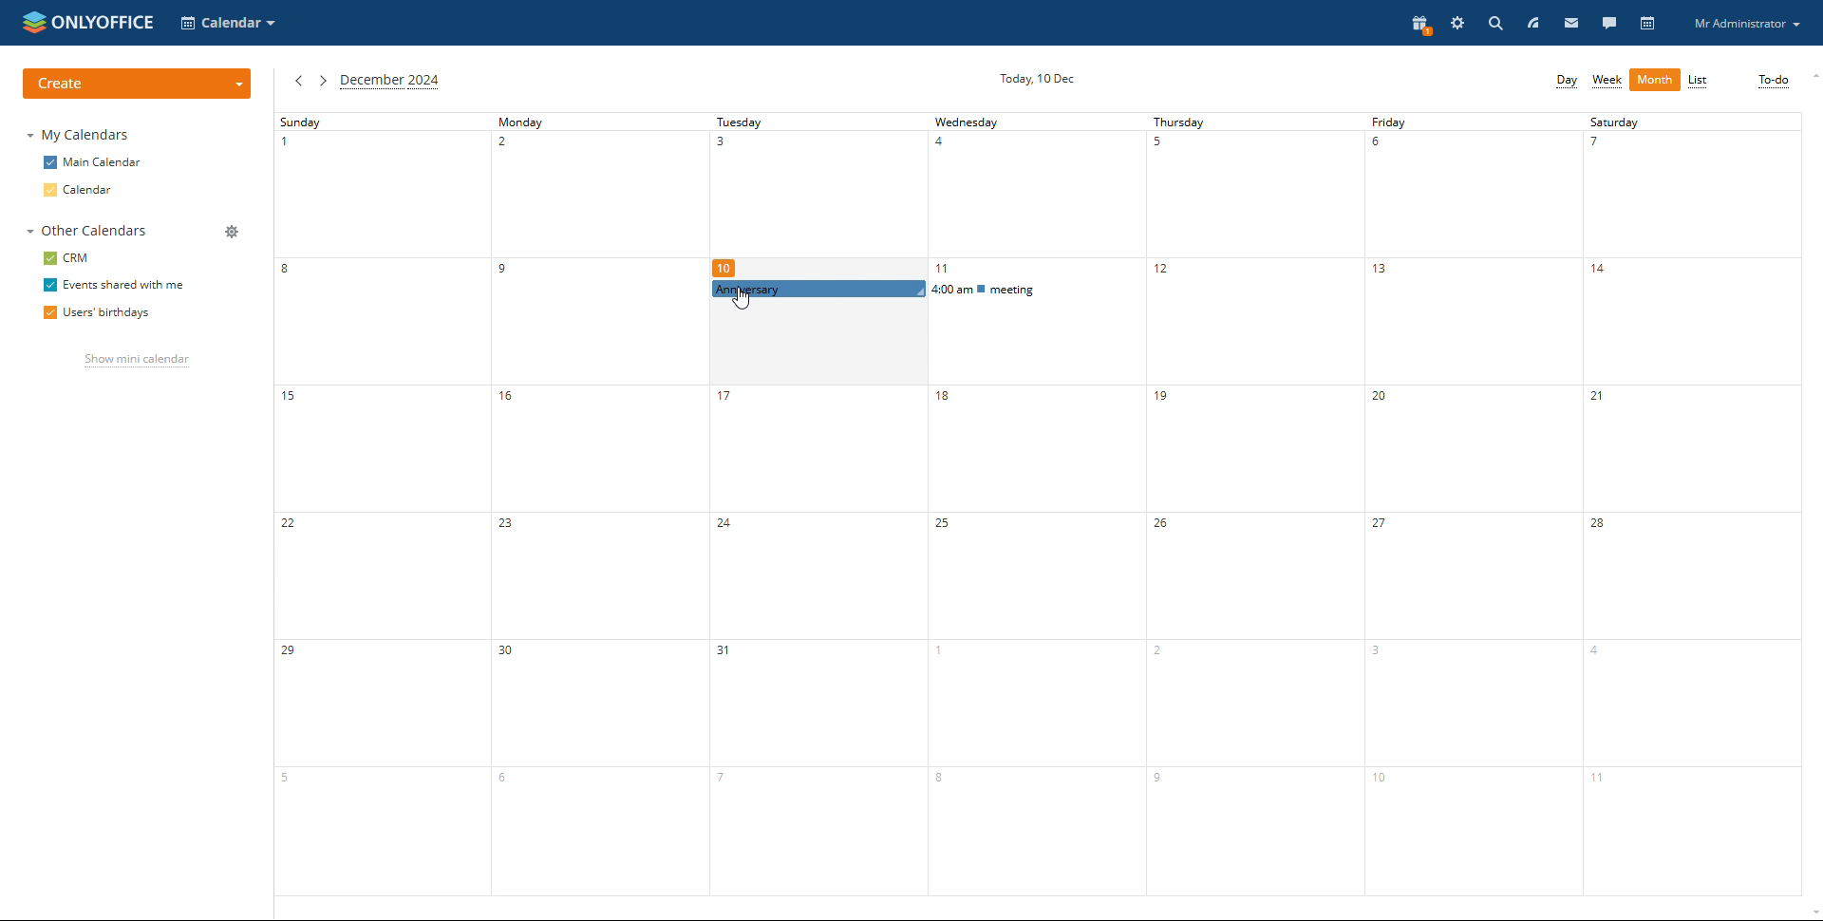  I want to click on wednesday, so click(1035, 601).